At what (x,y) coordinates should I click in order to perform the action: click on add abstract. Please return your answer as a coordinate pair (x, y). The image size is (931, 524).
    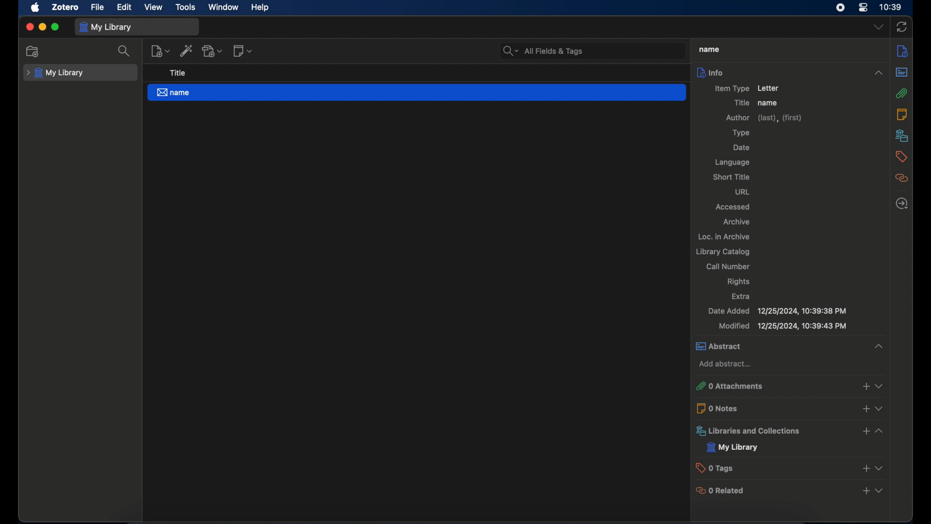
    Looking at the image, I should click on (726, 365).